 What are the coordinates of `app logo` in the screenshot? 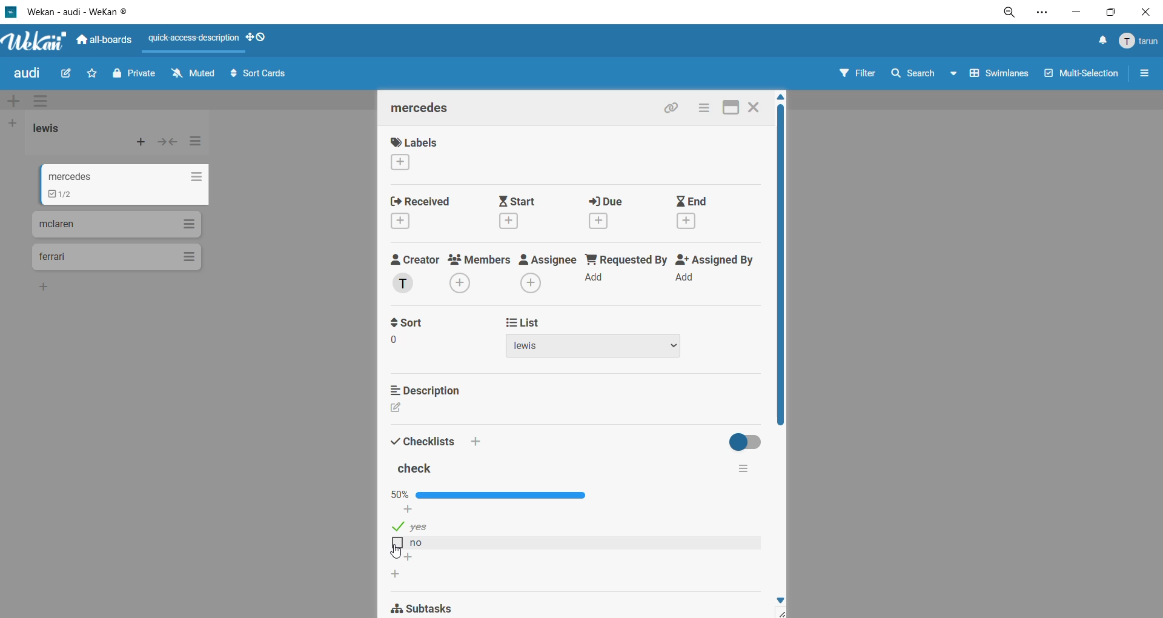 It's located at (37, 41).